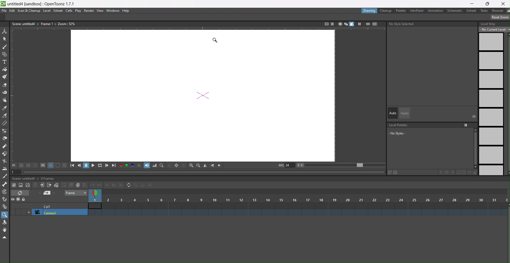 This screenshot has width=510, height=263. I want to click on minimize, so click(473, 3).